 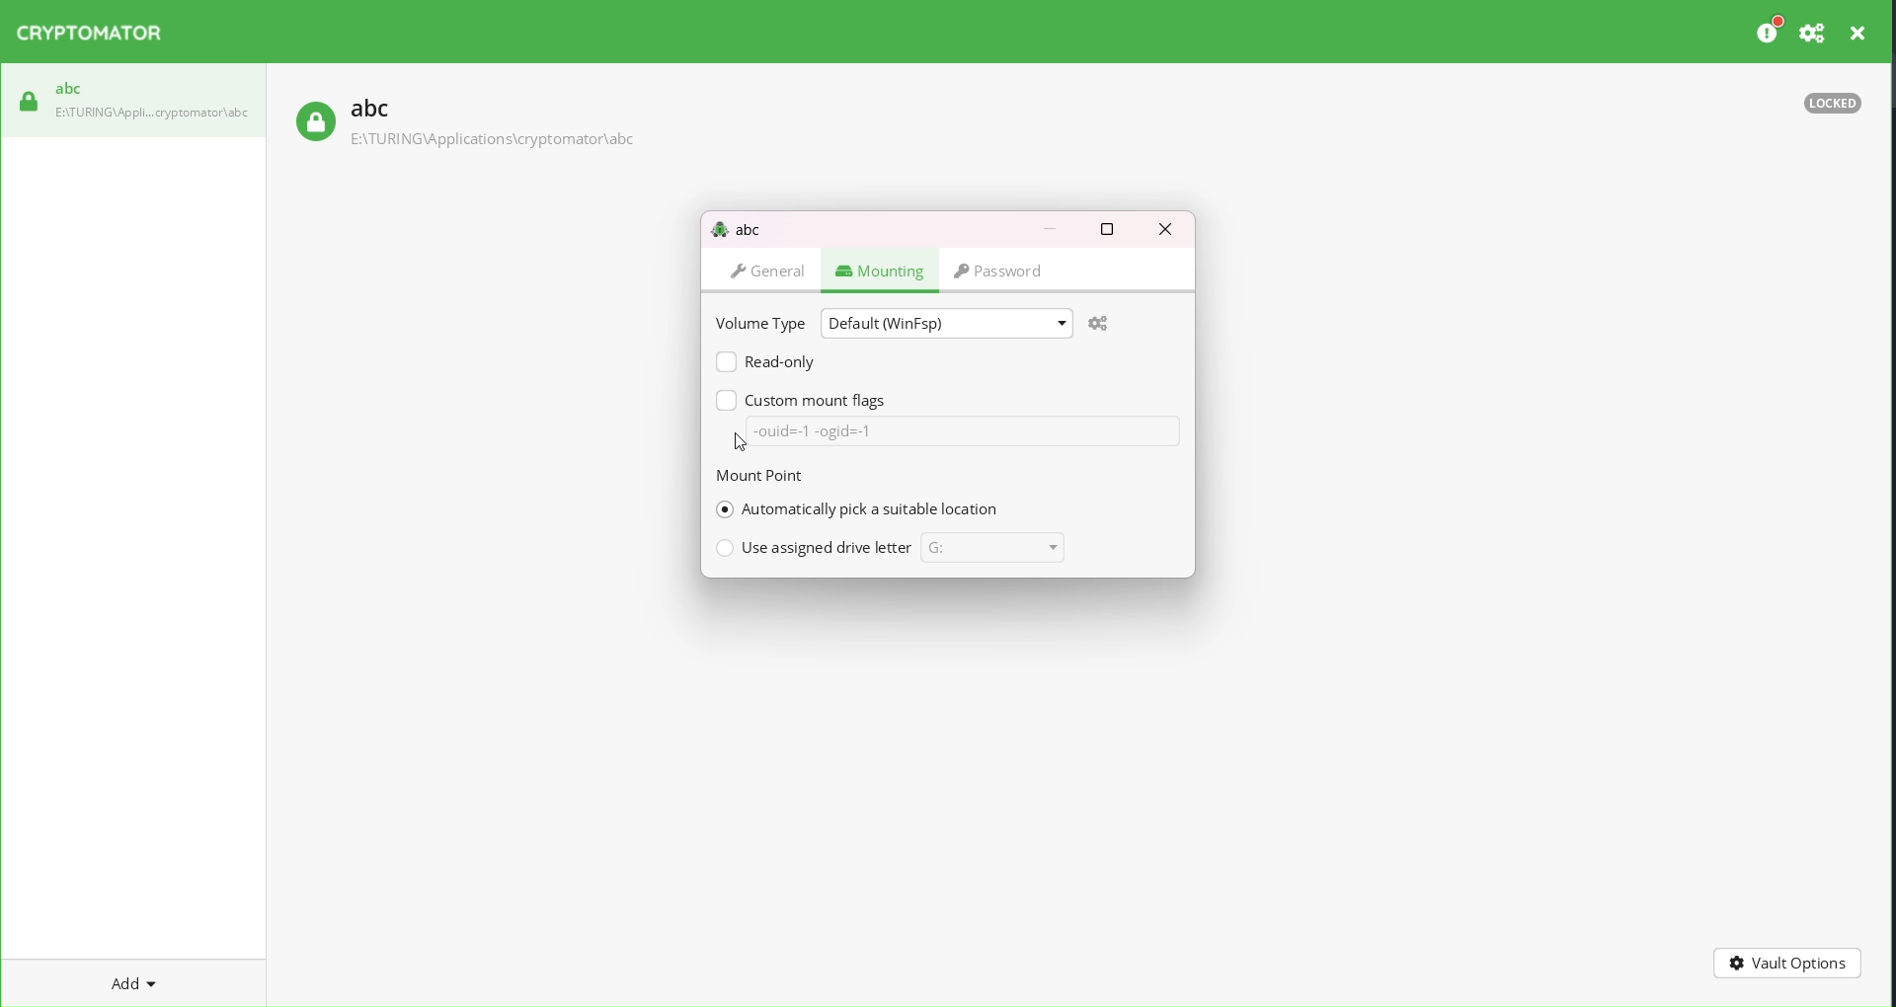 I want to click on path, so click(x=493, y=140).